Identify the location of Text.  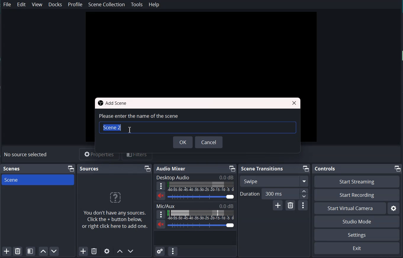
(113, 103).